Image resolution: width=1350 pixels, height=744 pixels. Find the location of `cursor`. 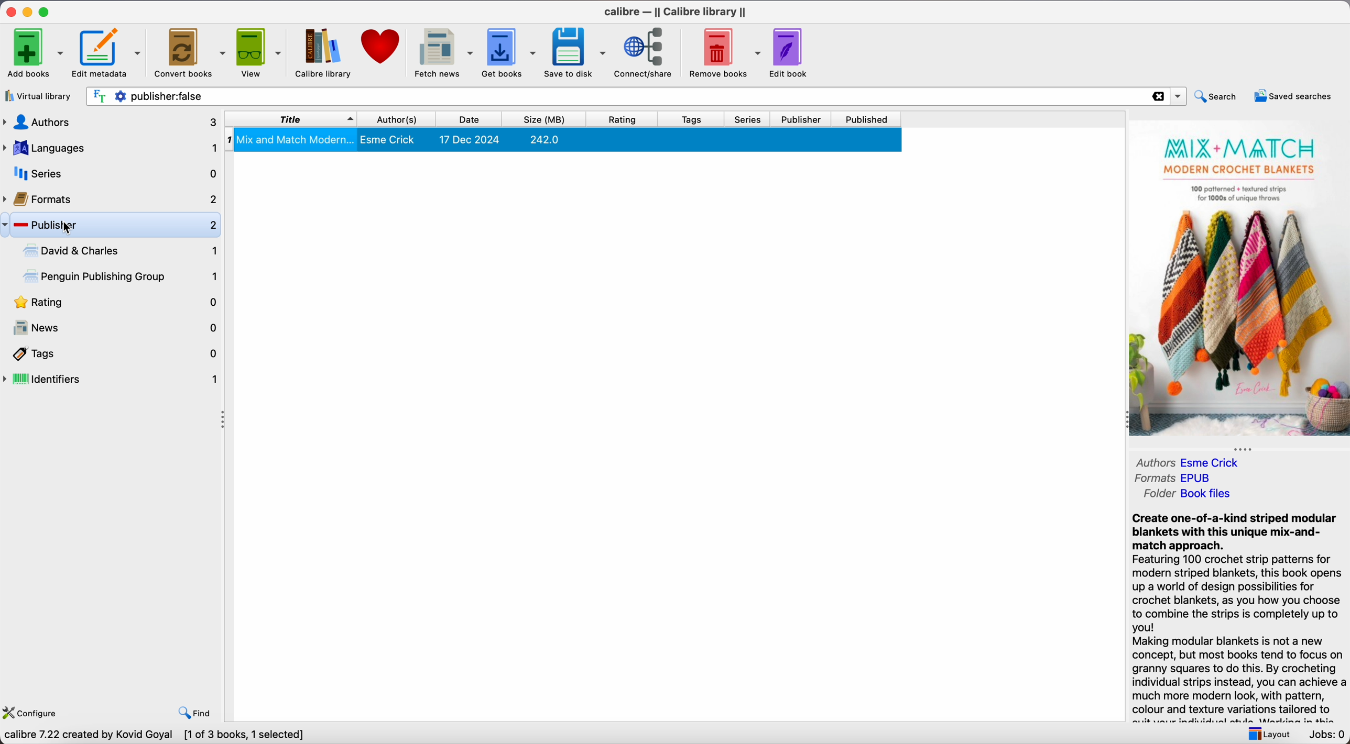

cursor is located at coordinates (66, 228).